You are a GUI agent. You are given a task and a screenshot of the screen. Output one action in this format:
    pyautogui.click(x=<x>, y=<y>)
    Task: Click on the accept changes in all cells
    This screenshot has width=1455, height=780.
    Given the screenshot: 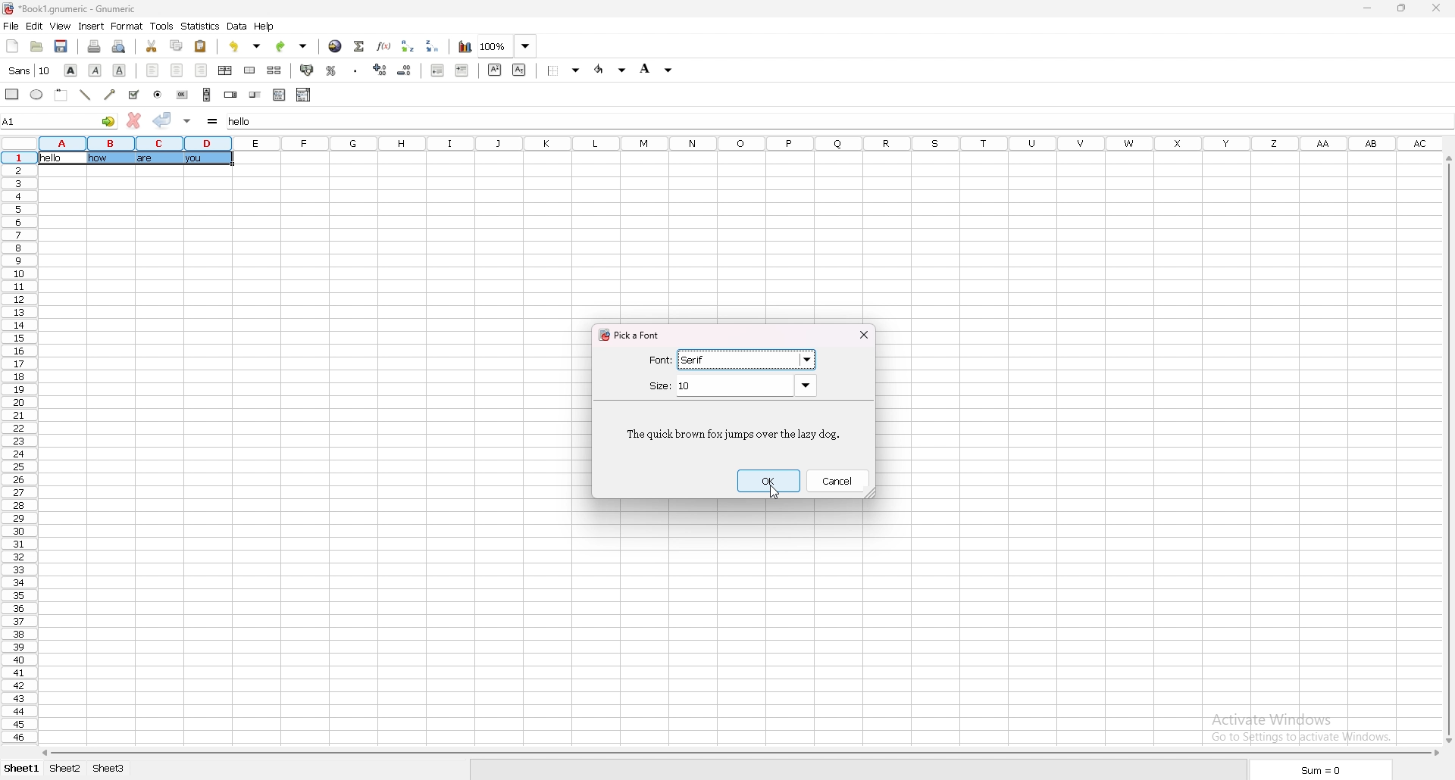 What is the action you would take?
    pyautogui.click(x=187, y=120)
    